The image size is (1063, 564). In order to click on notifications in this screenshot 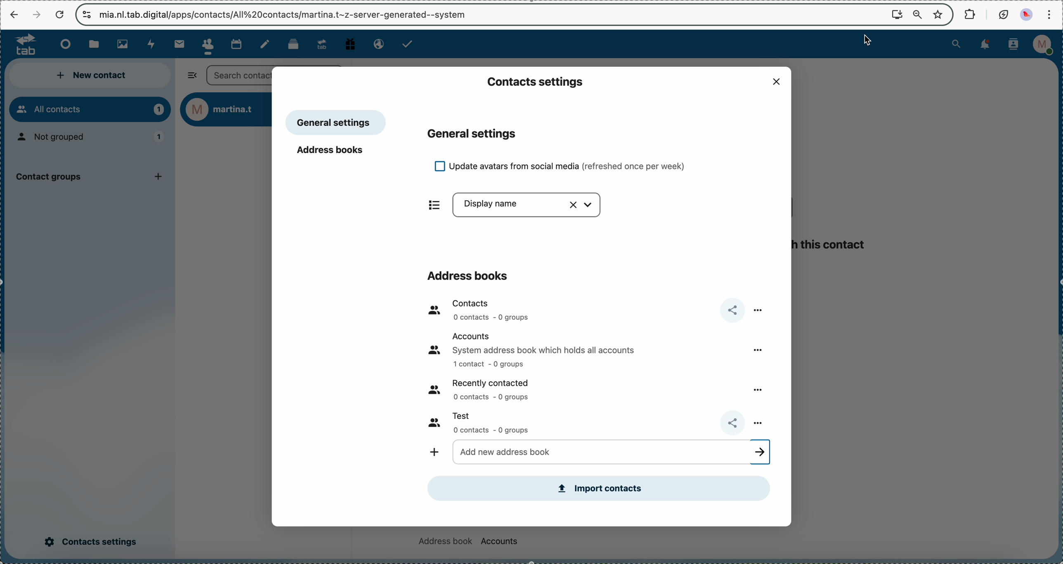, I will do `click(987, 45)`.